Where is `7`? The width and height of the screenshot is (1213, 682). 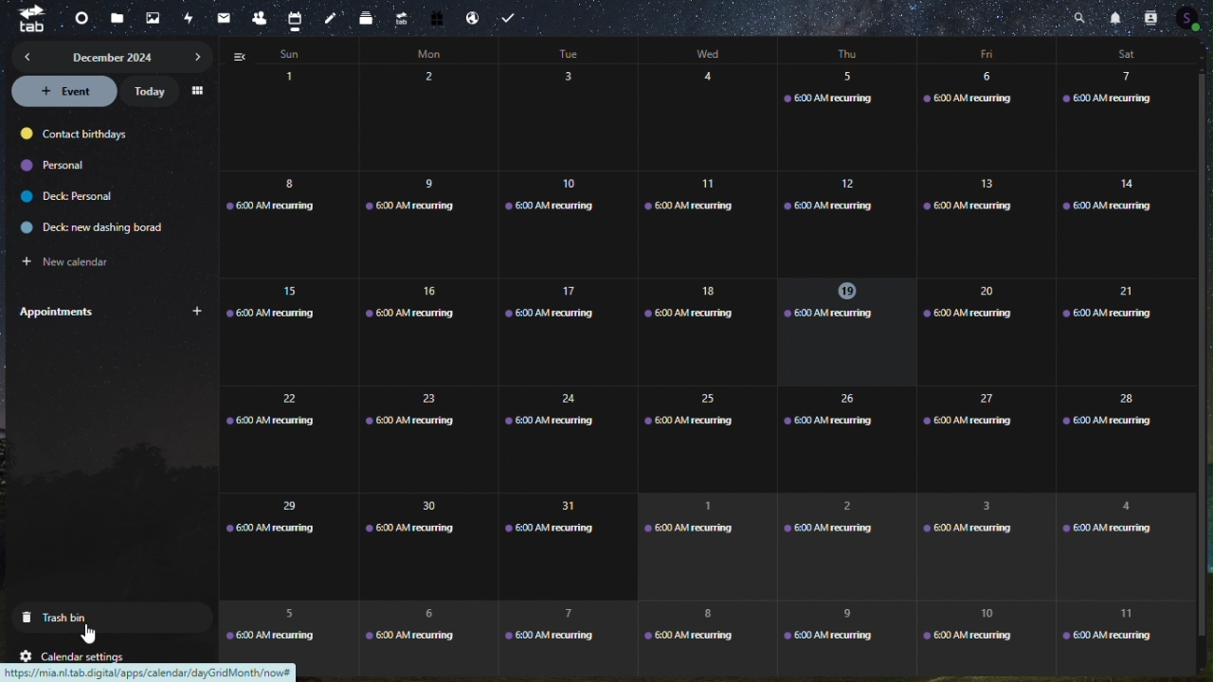
7 is located at coordinates (1128, 121).